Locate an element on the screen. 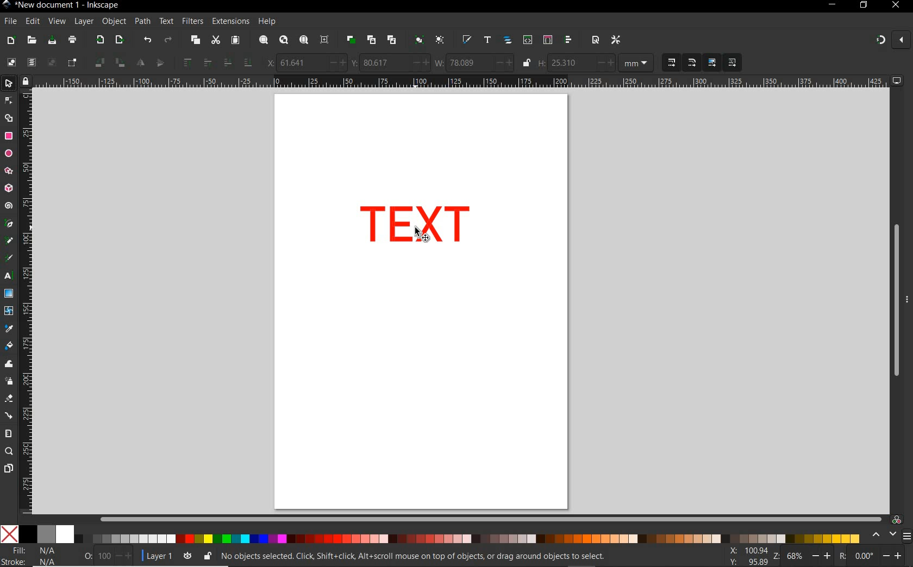 The image size is (913, 567). eraser tool is located at coordinates (8, 399).